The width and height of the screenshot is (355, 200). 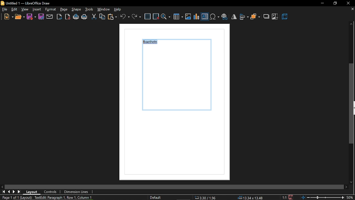 What do you see at coordinates (51, 192) in the screenshot?
I see `controls` at bounding box center [51, 192].